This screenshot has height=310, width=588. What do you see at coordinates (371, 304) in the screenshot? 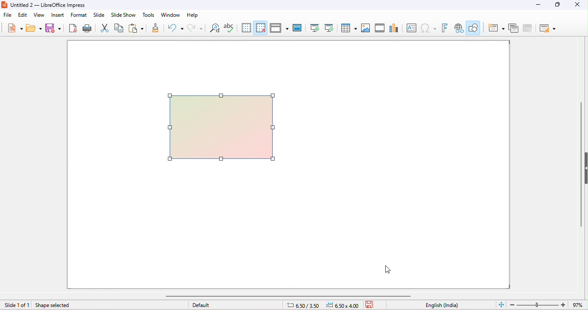
I see `save` at bounding box center [371, 304].